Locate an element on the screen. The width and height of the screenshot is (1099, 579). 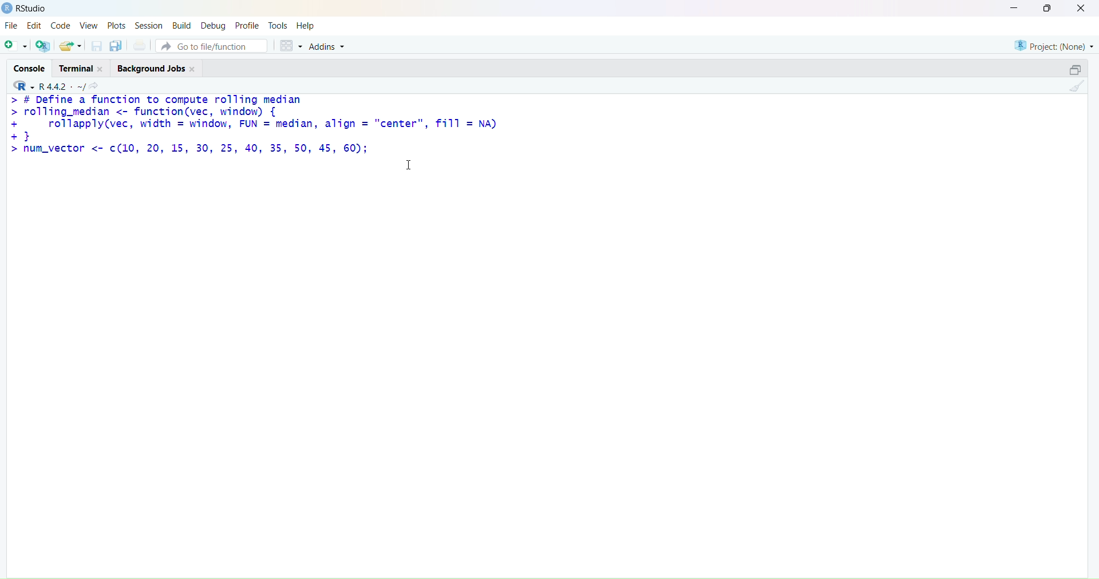
terminal is located at coordinates (76, 69).